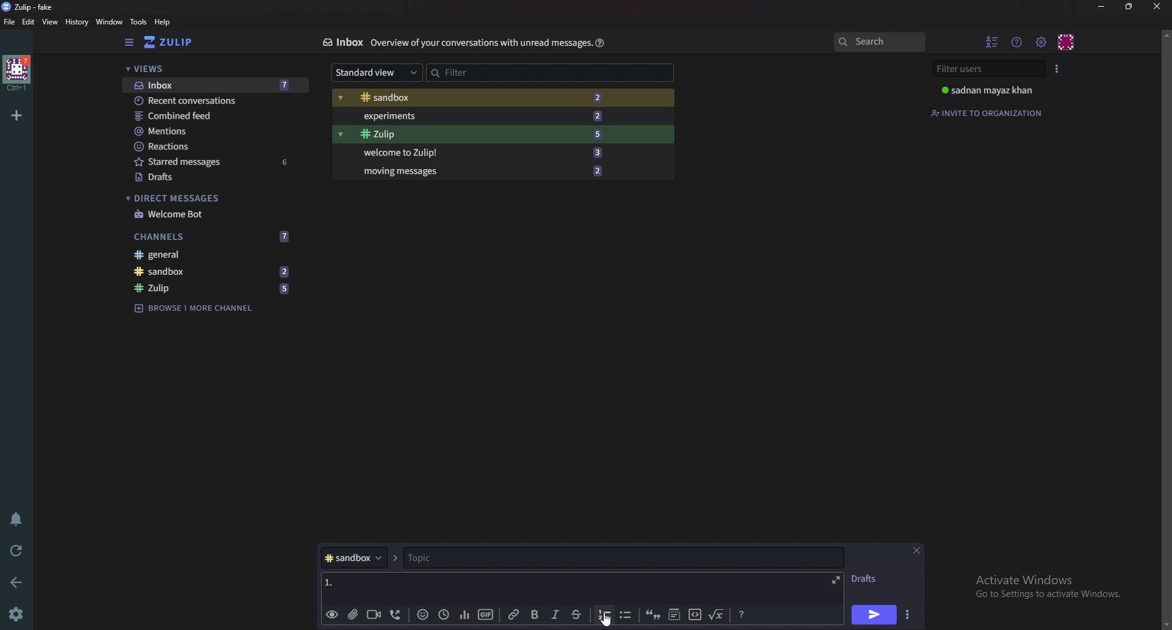  I want to click on Italic, so click(554, 617).